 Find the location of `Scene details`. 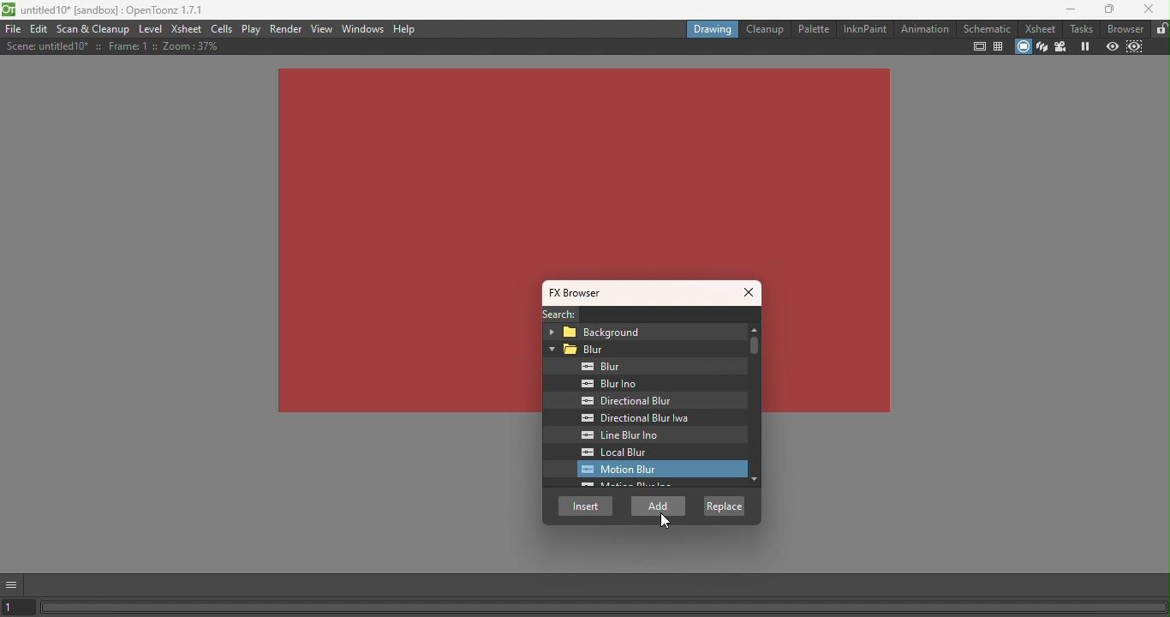

Scene details is located at coordinates (112, 46).